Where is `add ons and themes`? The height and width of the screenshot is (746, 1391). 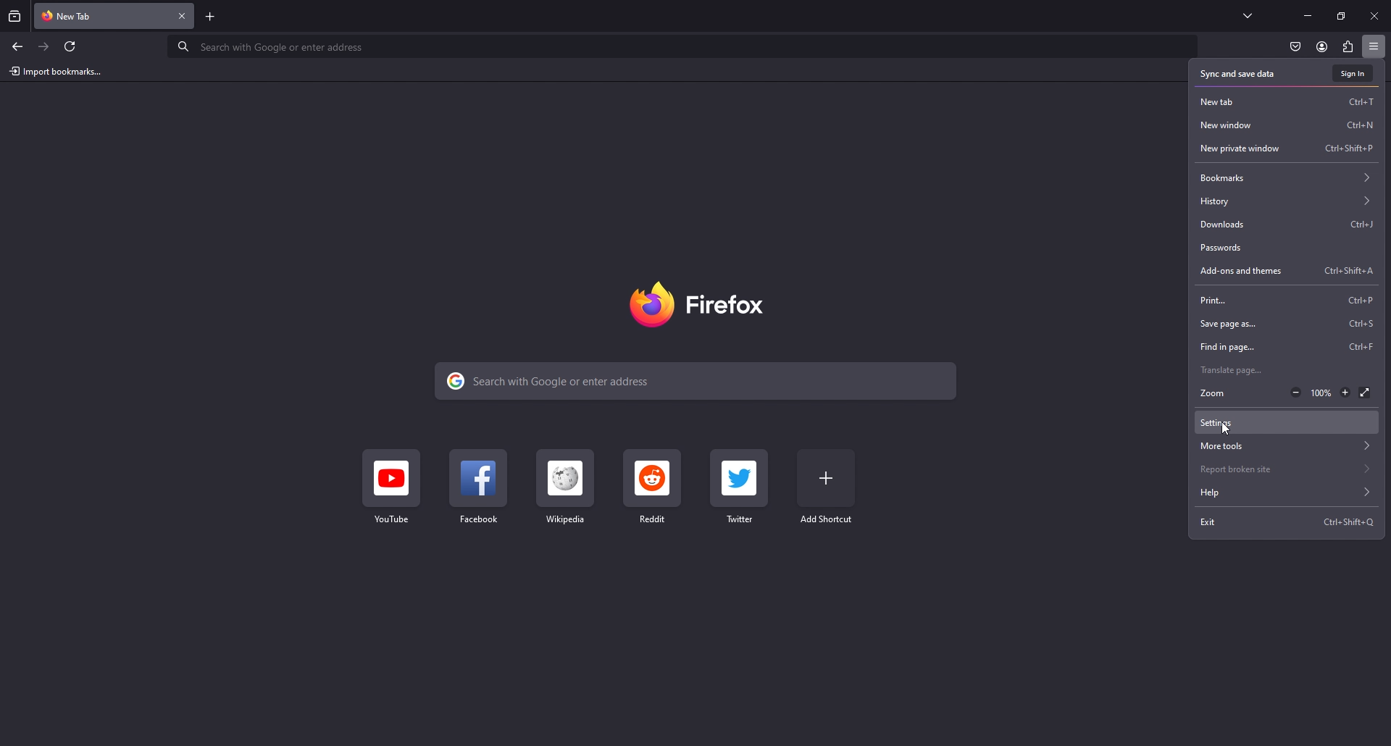
add ons and themes is located at coordinates (1288, 272).